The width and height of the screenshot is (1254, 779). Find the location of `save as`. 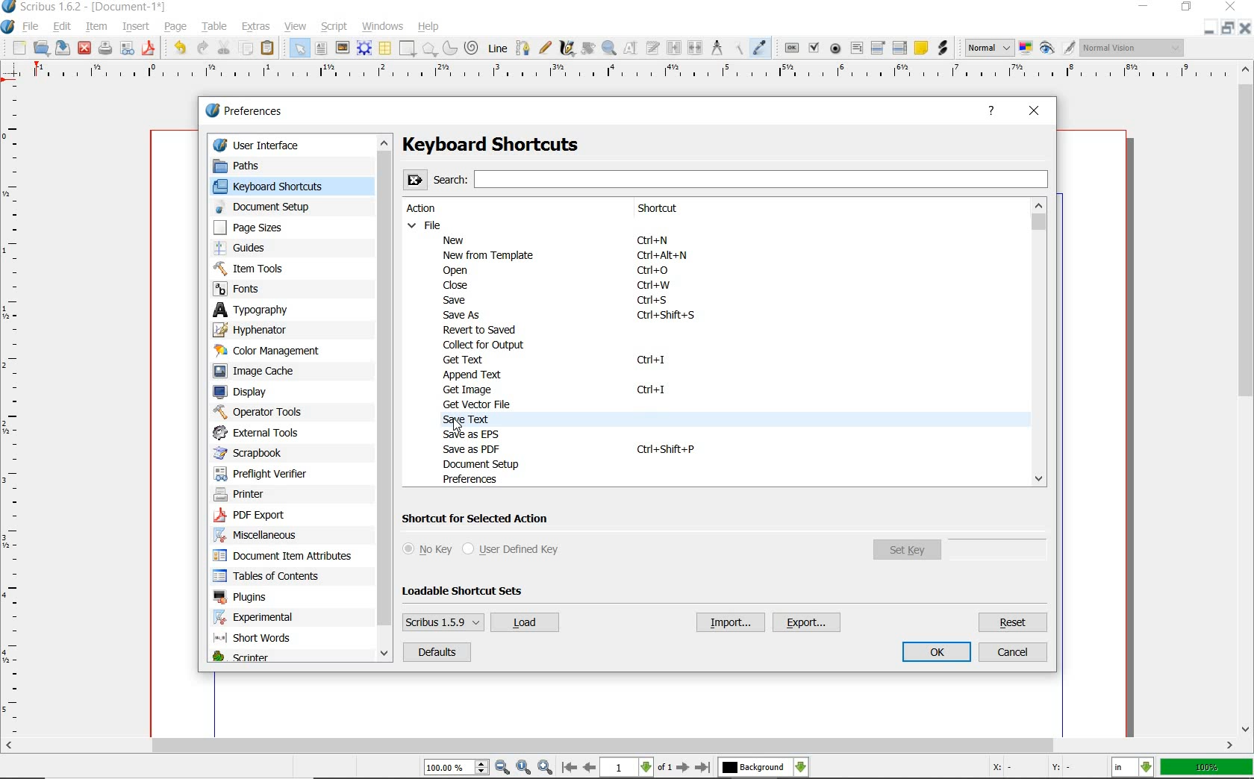

save as is located at coordinates (463, 316).